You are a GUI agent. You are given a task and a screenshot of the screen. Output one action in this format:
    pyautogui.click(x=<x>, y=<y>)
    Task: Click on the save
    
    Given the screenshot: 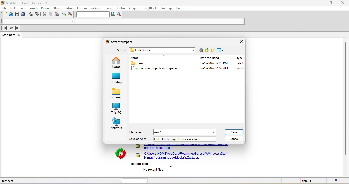 What is the action you would take?
    pyautogui.click(x=235, y=132)
    